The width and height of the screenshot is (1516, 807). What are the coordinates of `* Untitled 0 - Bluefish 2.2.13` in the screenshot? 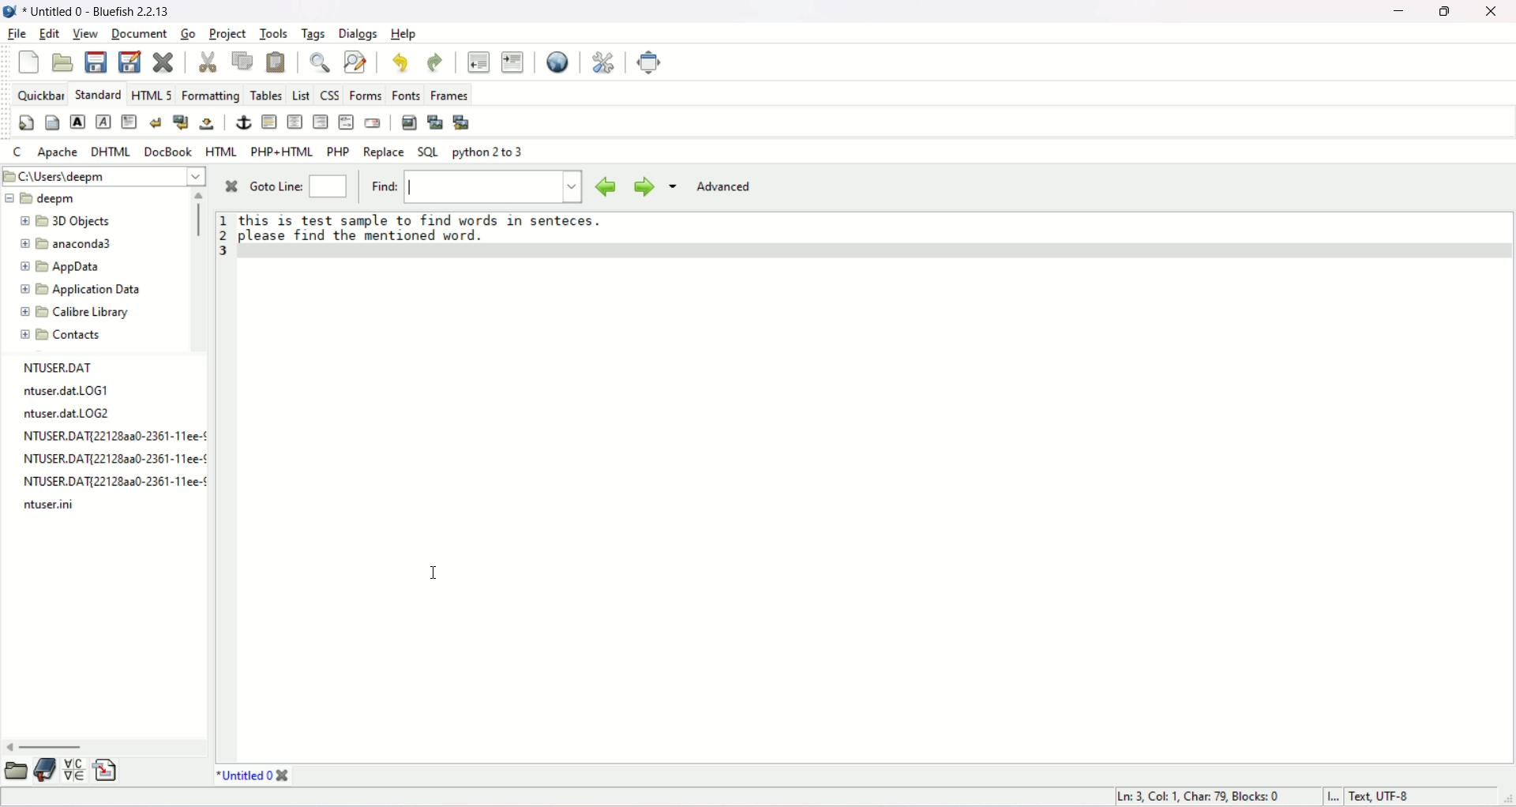 It's located at (100, 12).